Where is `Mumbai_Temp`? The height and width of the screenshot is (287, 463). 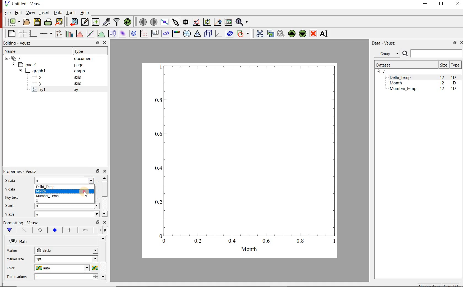 Mumbai_Temp is located at coordinates (403, 89).